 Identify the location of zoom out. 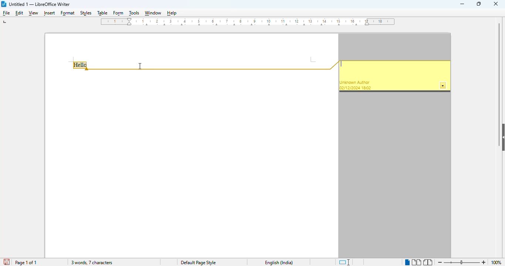
(440, 262).